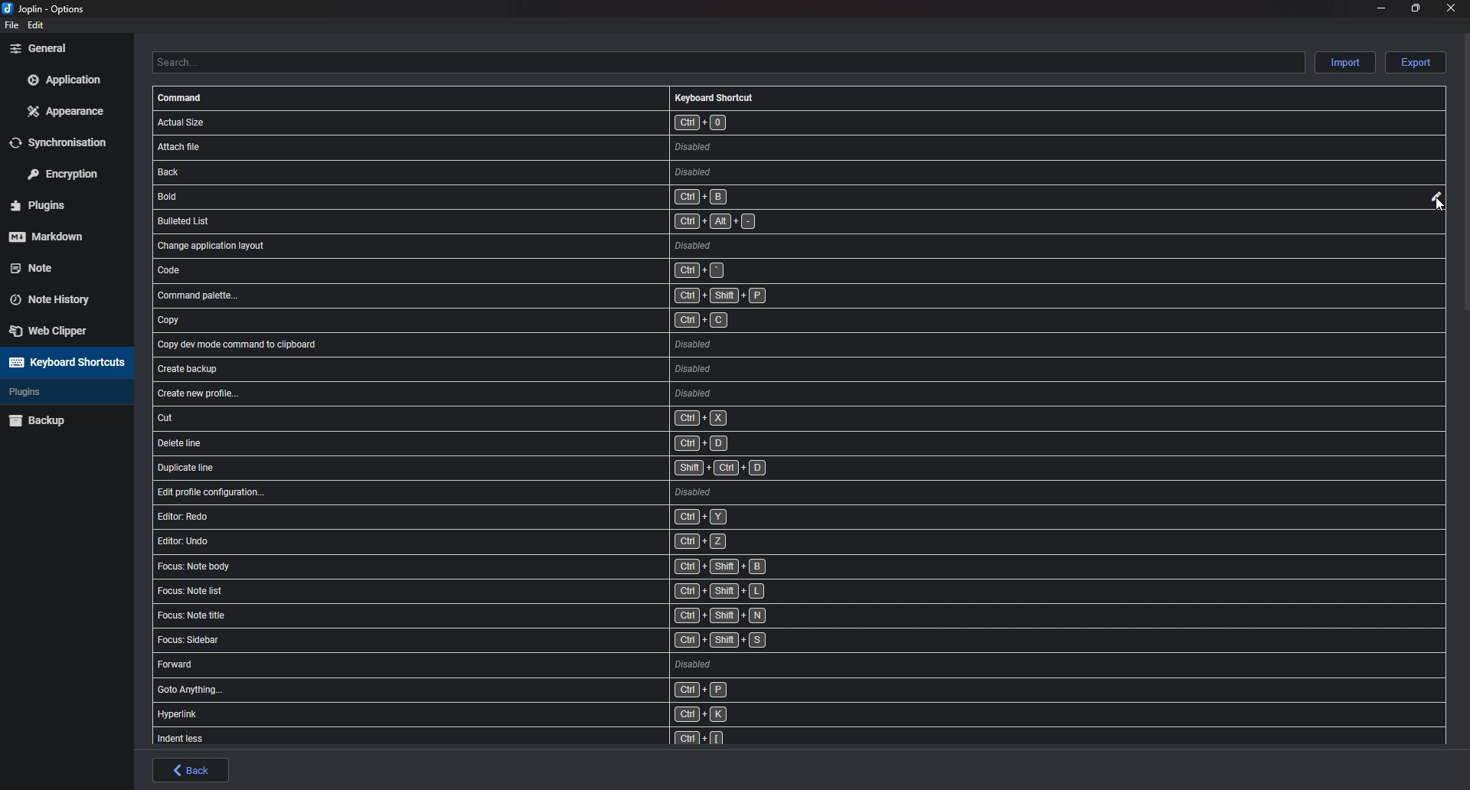  Describe the element at coordinates (57, 266) in the screenshot. I see `note` at that location.